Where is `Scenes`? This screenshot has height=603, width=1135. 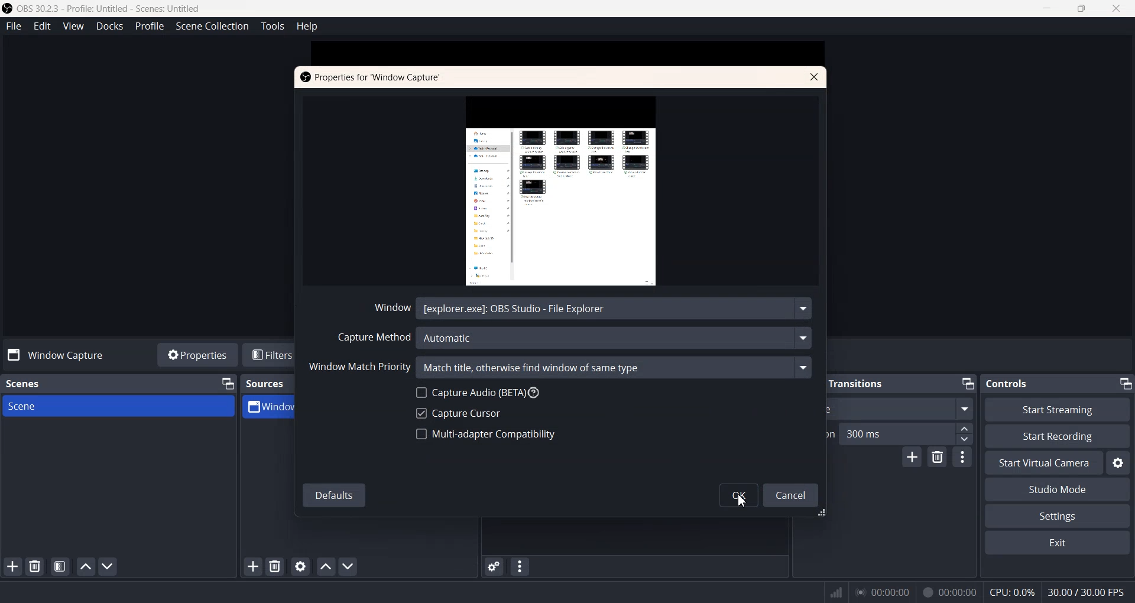
Scenes is located at coordinates (23, 384).